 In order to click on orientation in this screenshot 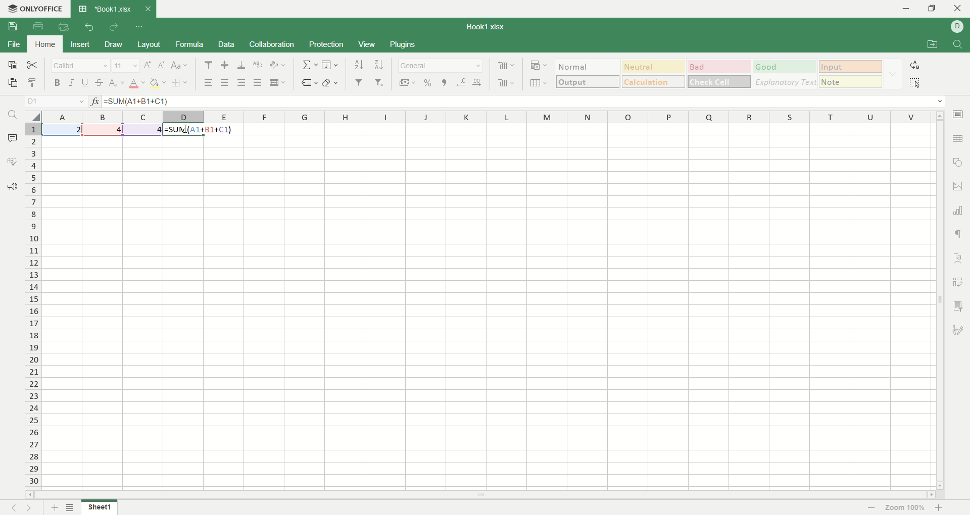, I will do `click(279, 66)`.